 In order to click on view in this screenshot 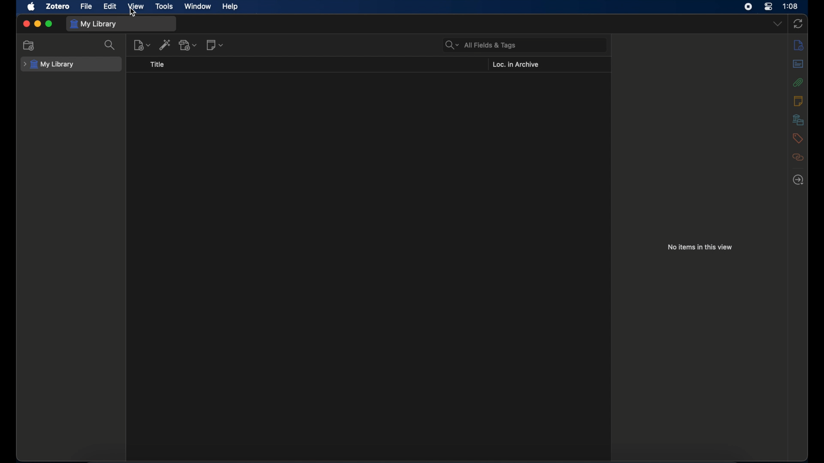, I will do `click(136, 7)`.